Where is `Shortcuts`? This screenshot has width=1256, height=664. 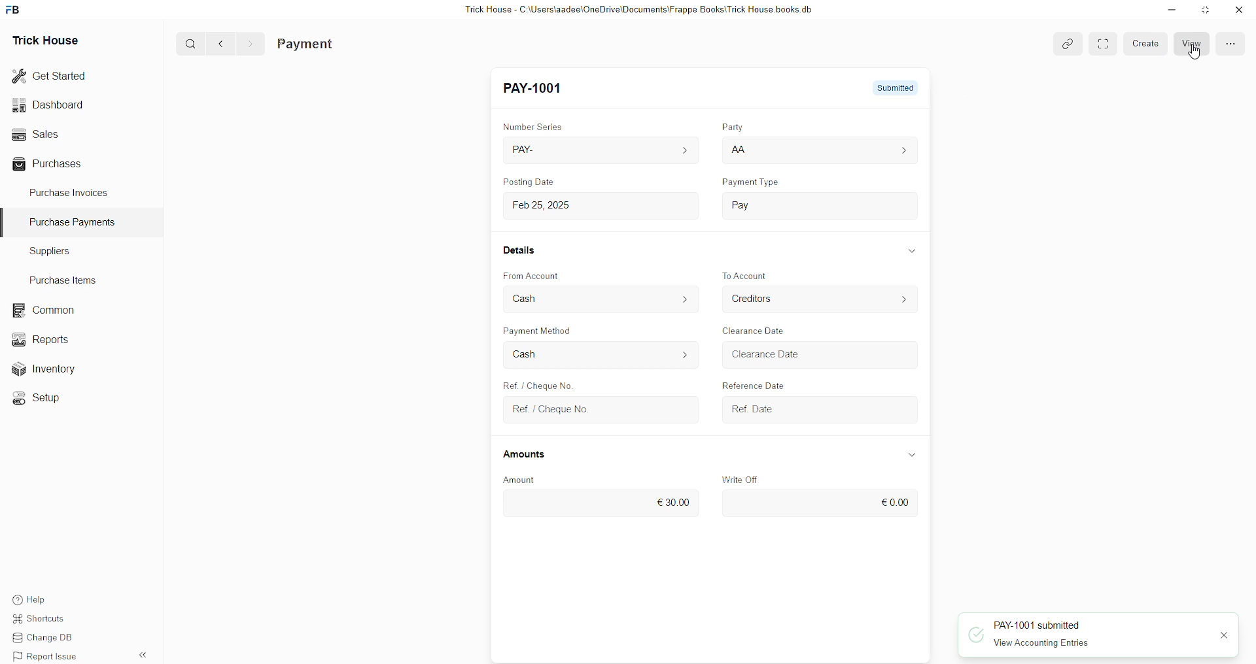 Shortcuts is located at coordinates (46, 620).